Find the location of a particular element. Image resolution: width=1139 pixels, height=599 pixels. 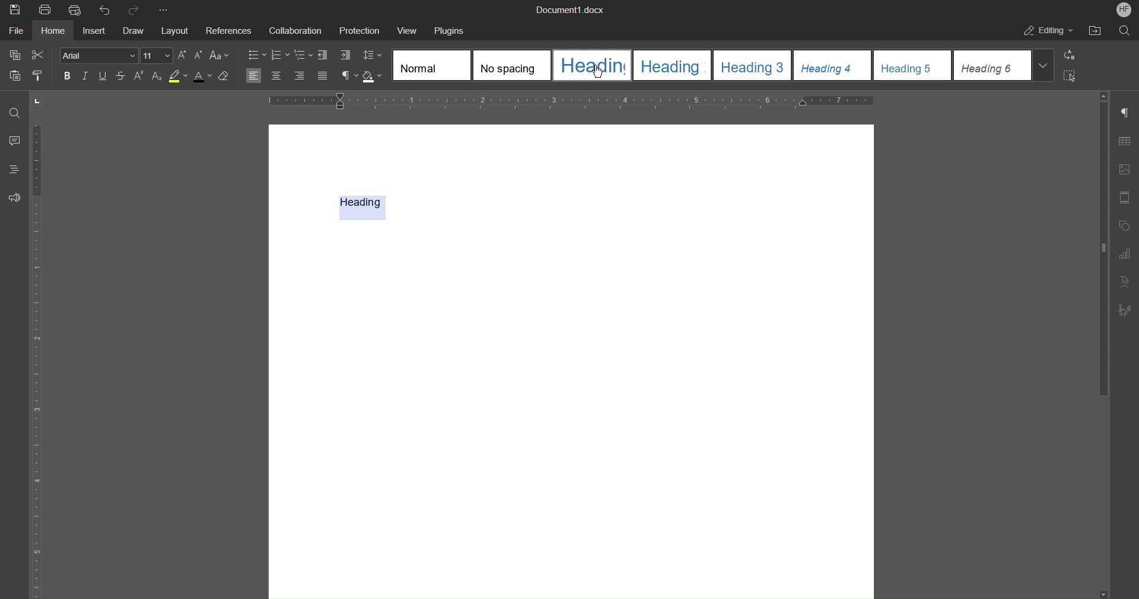

Font Size is located at coordinates (158, 56).